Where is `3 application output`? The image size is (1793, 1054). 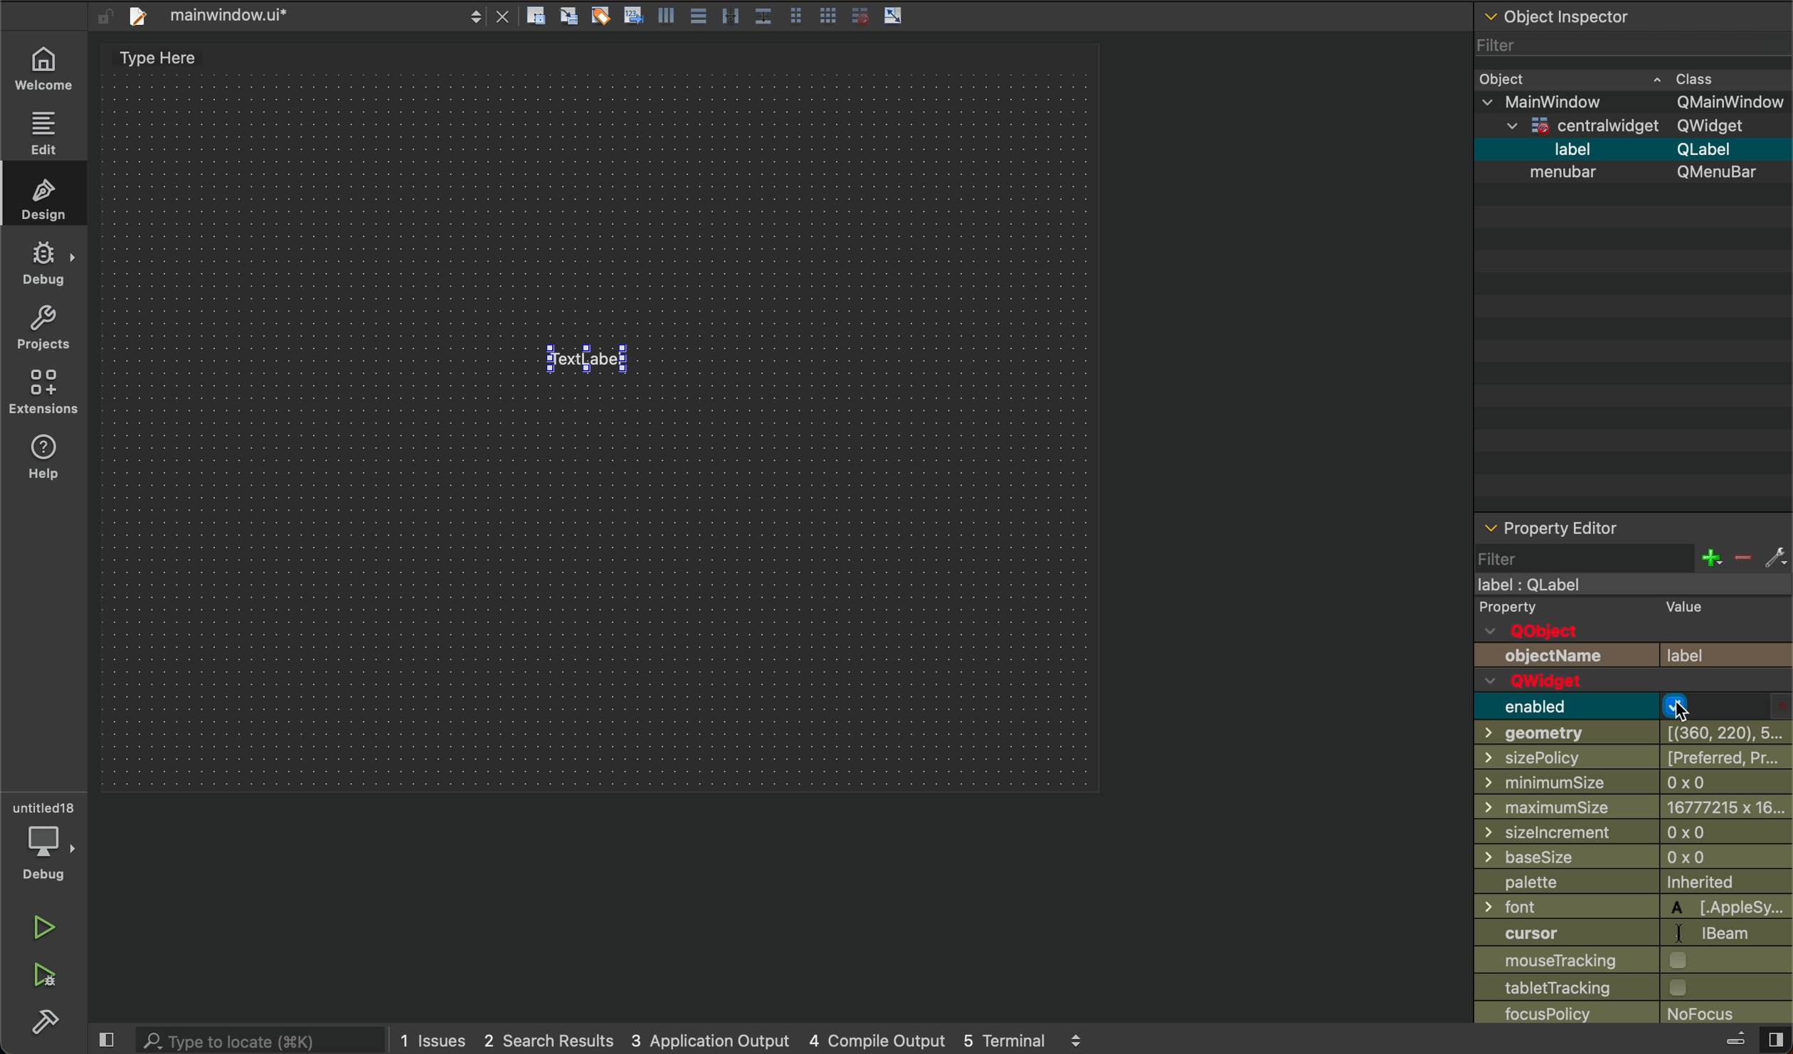
3 application output is located at coordinates (708, 1036).